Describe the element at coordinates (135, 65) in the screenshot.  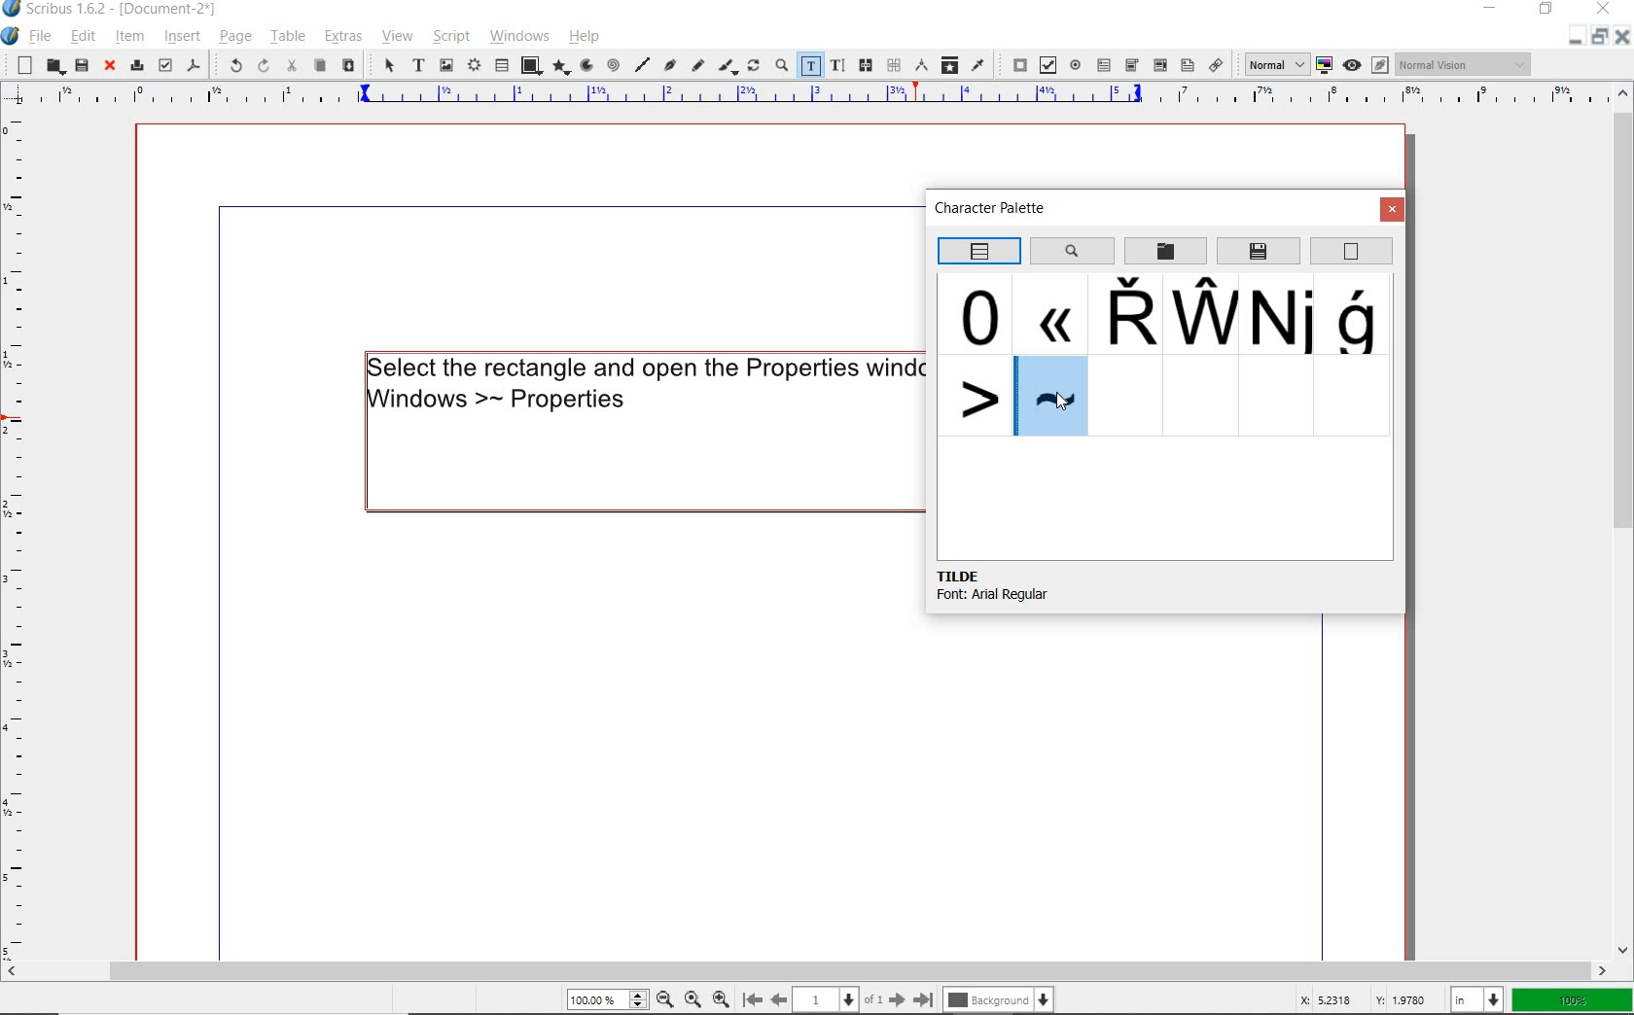
I see `print` at that location.